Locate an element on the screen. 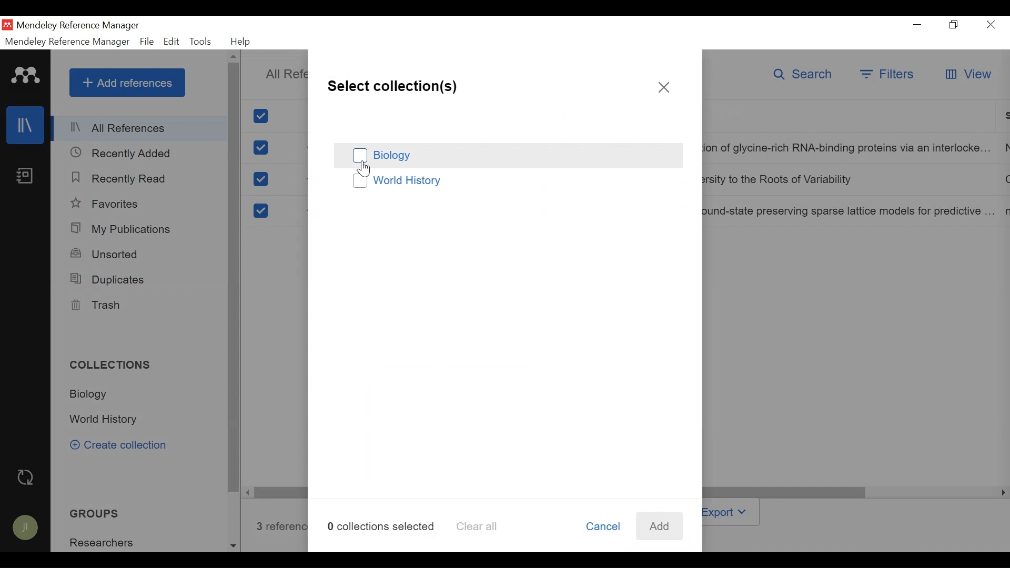 This screenshot has width=1010, height=568. Recently Read is located at coordinates (122, 179).